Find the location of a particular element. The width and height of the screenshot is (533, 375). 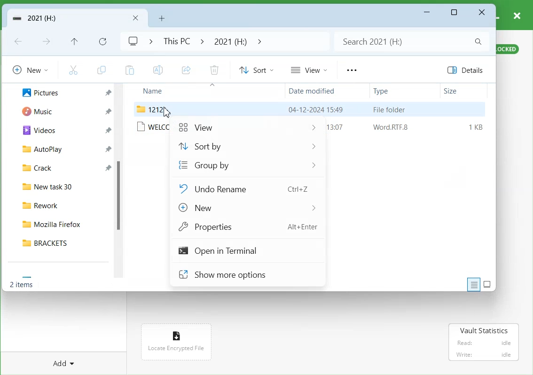

‘Write: idle is located at coordinates (483, 355).